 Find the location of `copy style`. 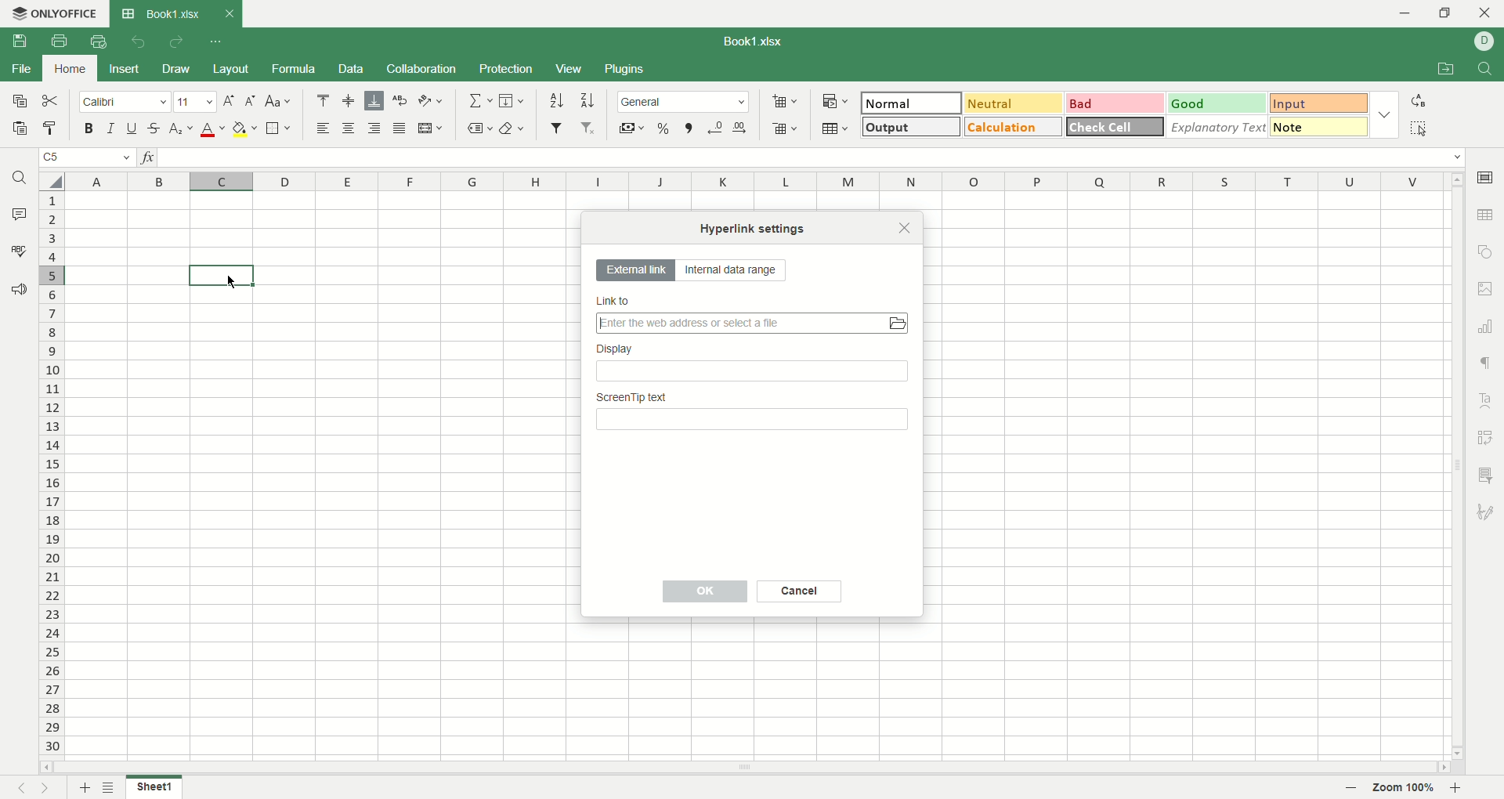

copy style is located at coordinates (51, 128).